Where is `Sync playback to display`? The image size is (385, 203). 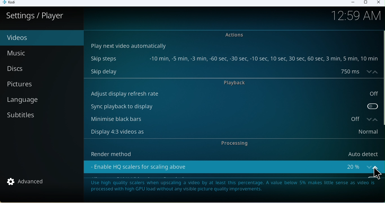
Sync playback to display is located at coordinates (234, 105).